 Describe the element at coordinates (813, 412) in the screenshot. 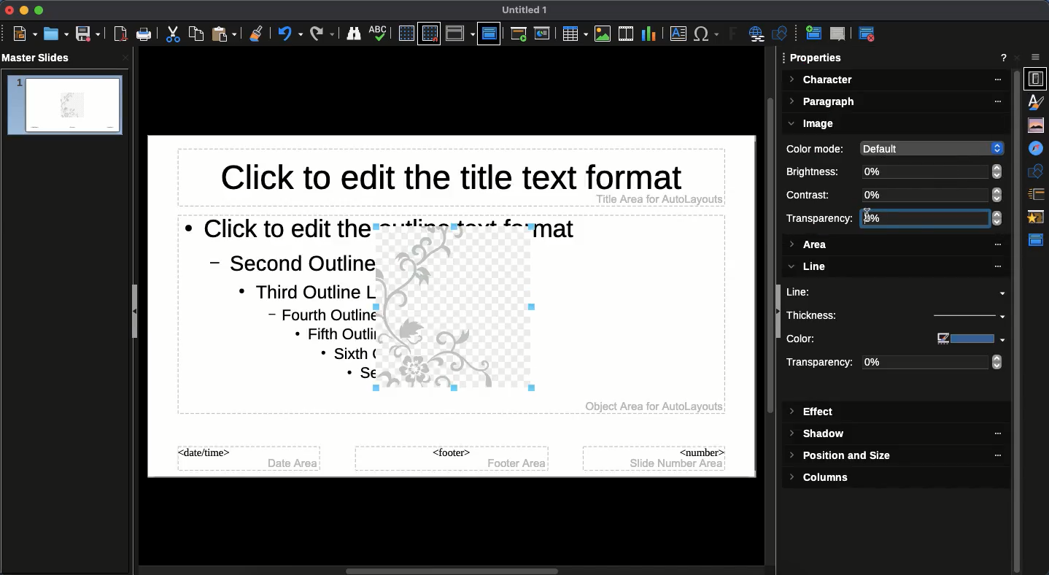

I see `Effect` at that location.